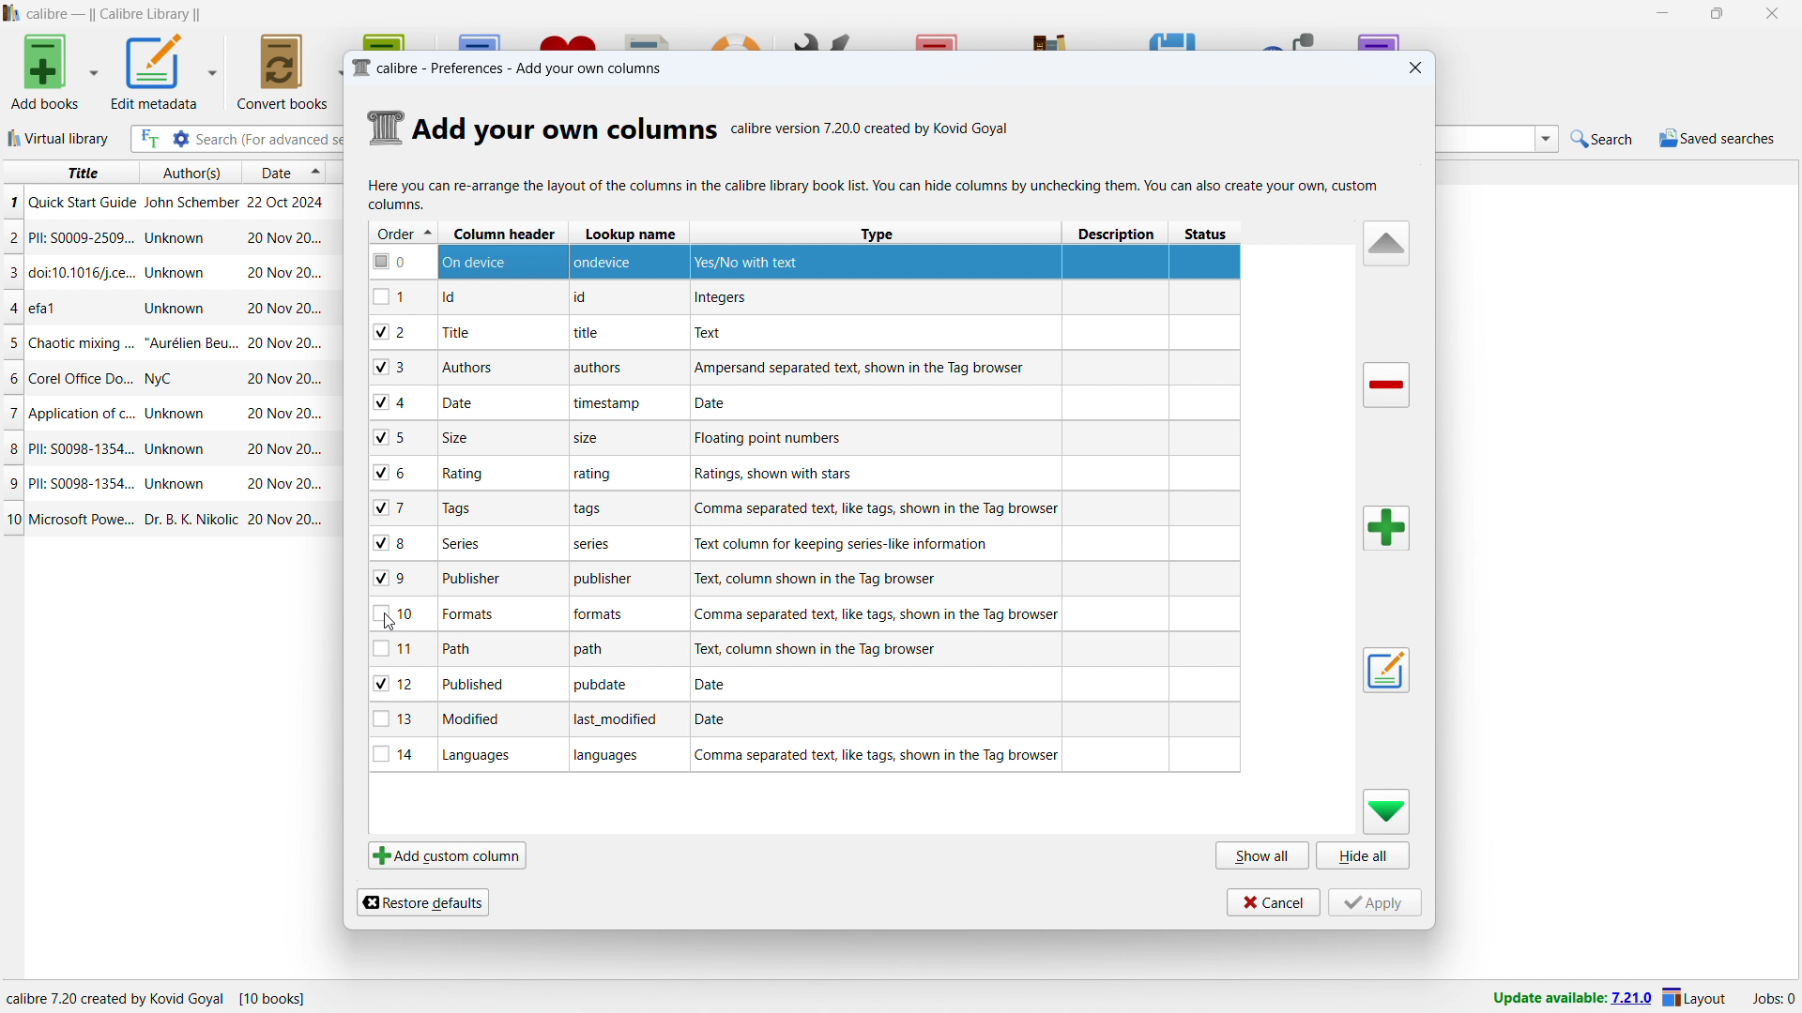  What do you see at coordinates (181, 139) in the screenshot?
I see `advanced search` at bounding box center [181, 139].